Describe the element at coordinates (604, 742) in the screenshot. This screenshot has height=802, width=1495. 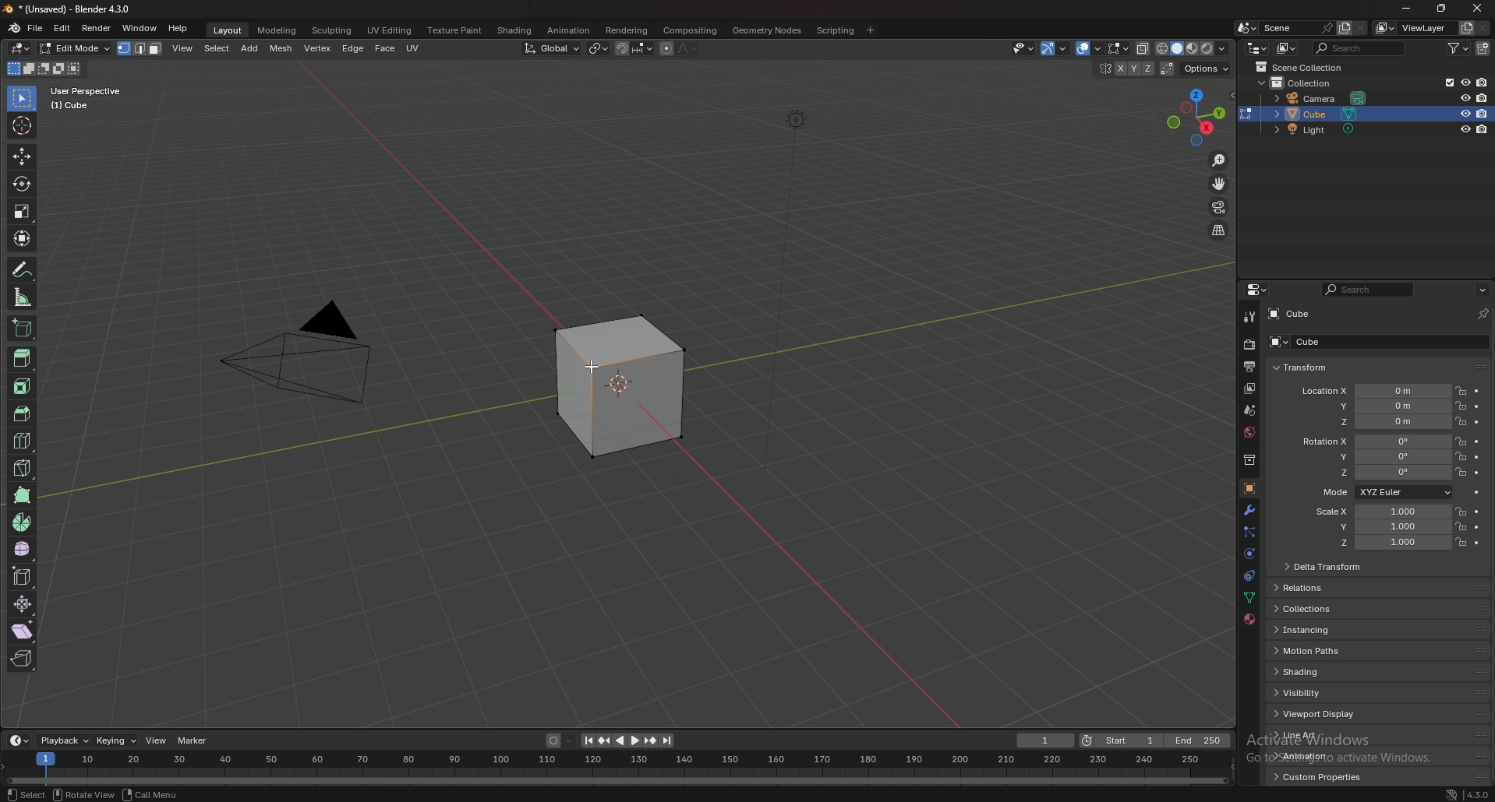
I see `jump to keyframe` at that location.